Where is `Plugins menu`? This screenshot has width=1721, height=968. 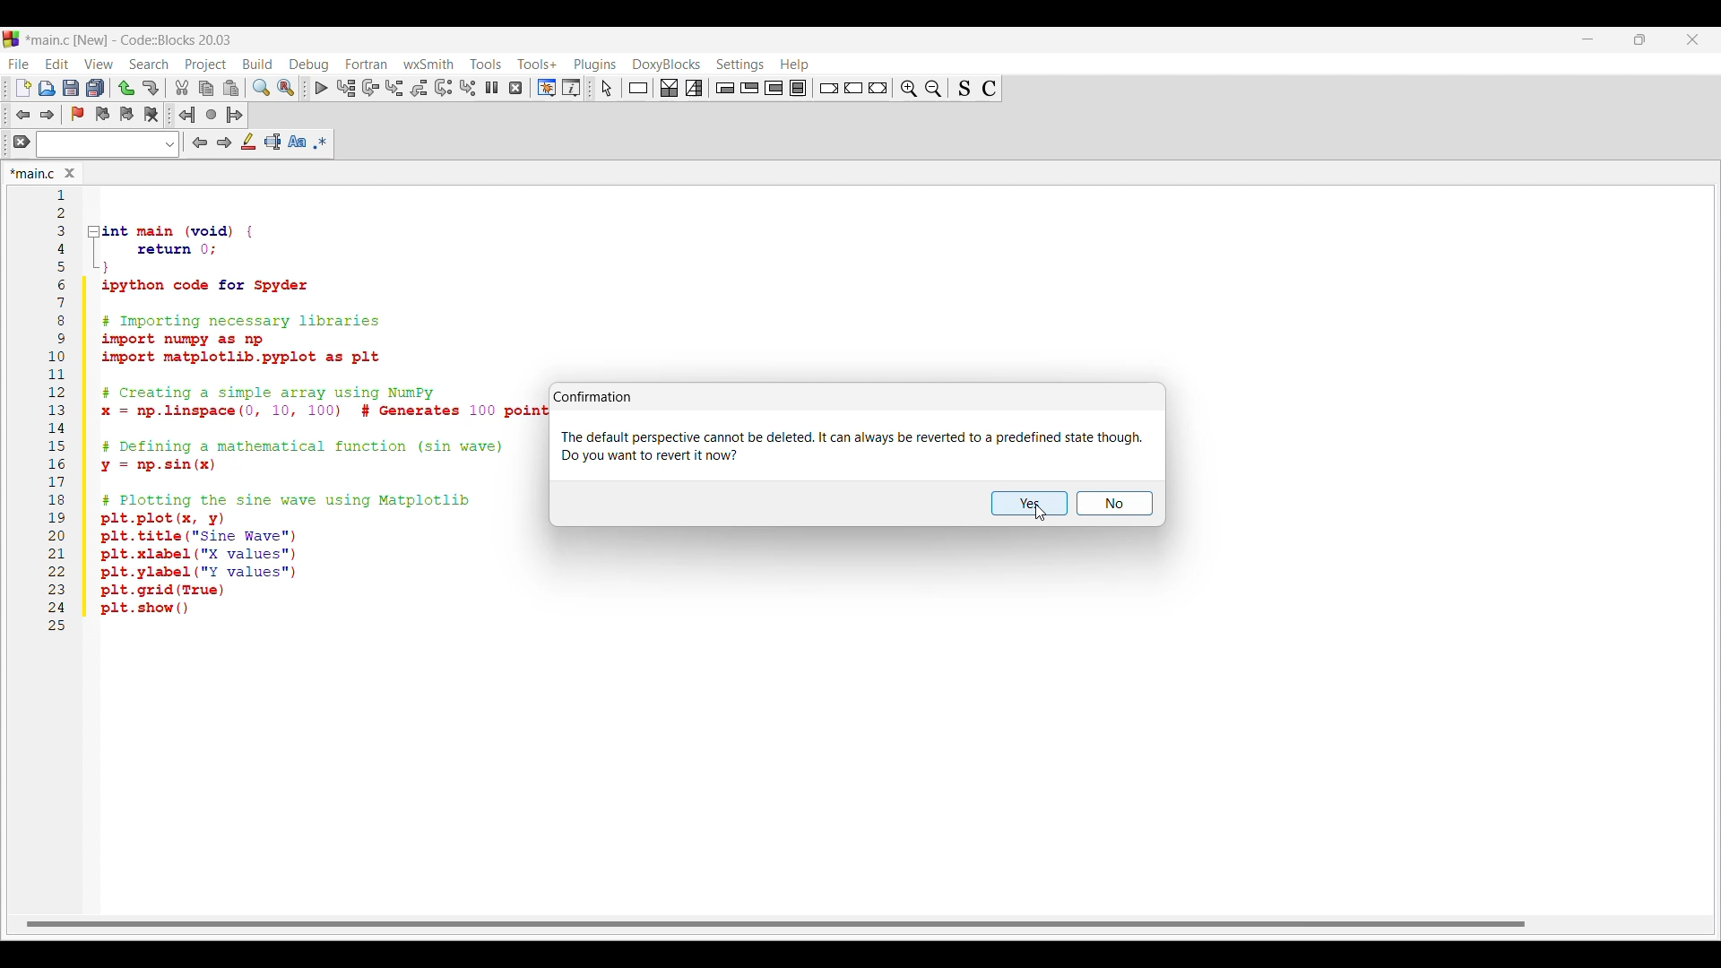
Plugins menu is located at coordinates (595, 65).